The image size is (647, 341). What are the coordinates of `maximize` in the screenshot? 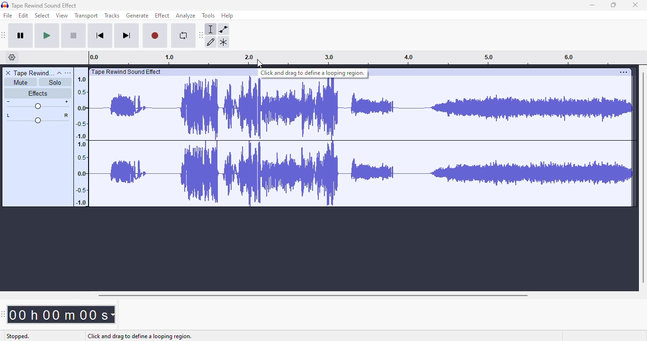 It's located at (614, 5).